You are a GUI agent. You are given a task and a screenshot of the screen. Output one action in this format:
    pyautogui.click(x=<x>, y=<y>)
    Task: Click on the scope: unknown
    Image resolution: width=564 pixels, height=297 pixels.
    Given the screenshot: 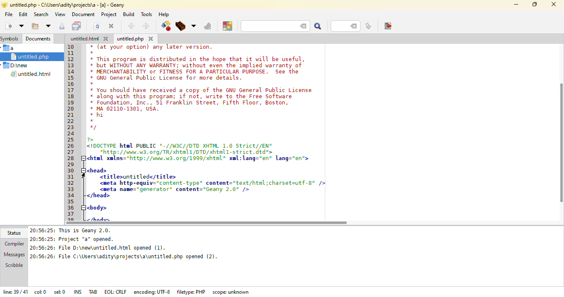 What is the action you would take?
    pyautogui.click(x=233, y=292)
    